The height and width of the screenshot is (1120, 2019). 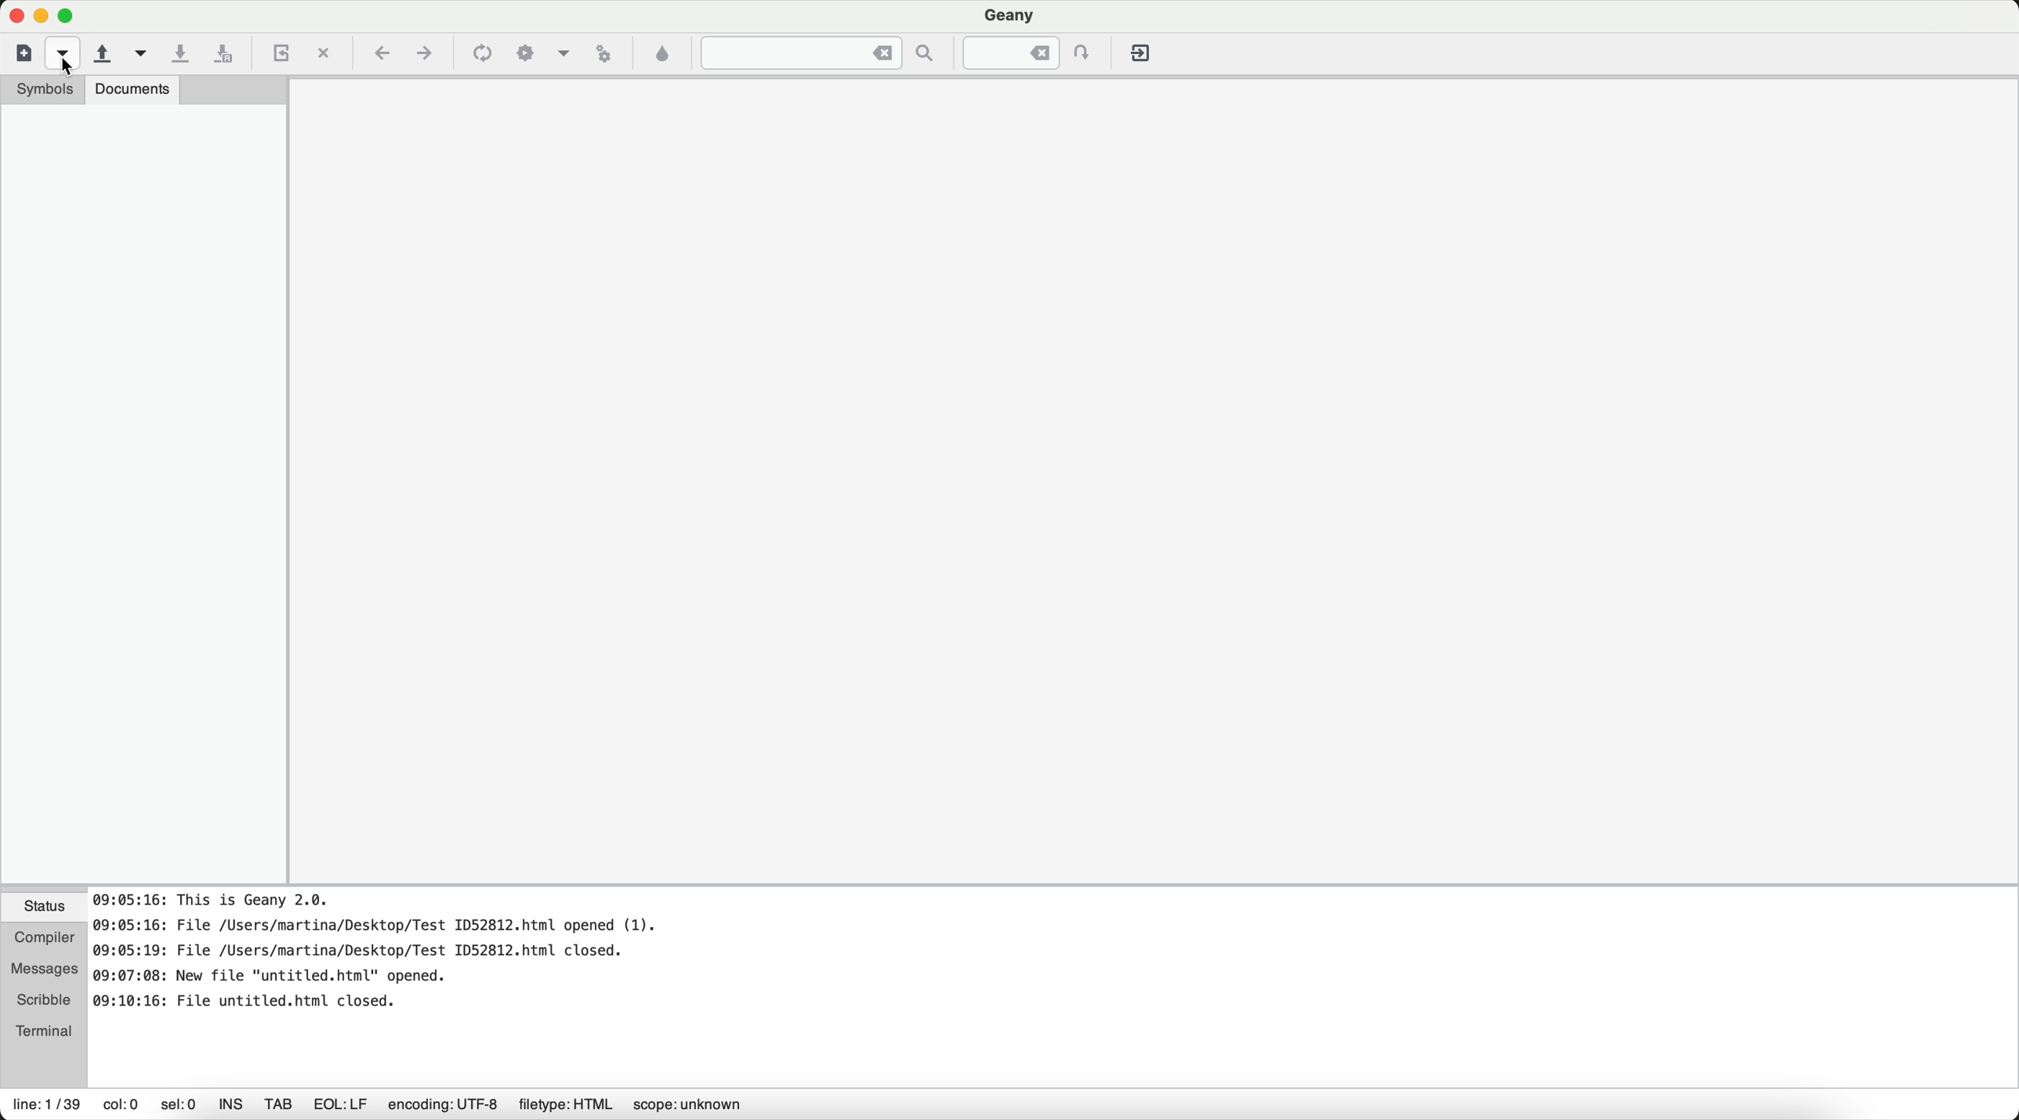 I want to click on sidebar, so click(x=145, y=495).